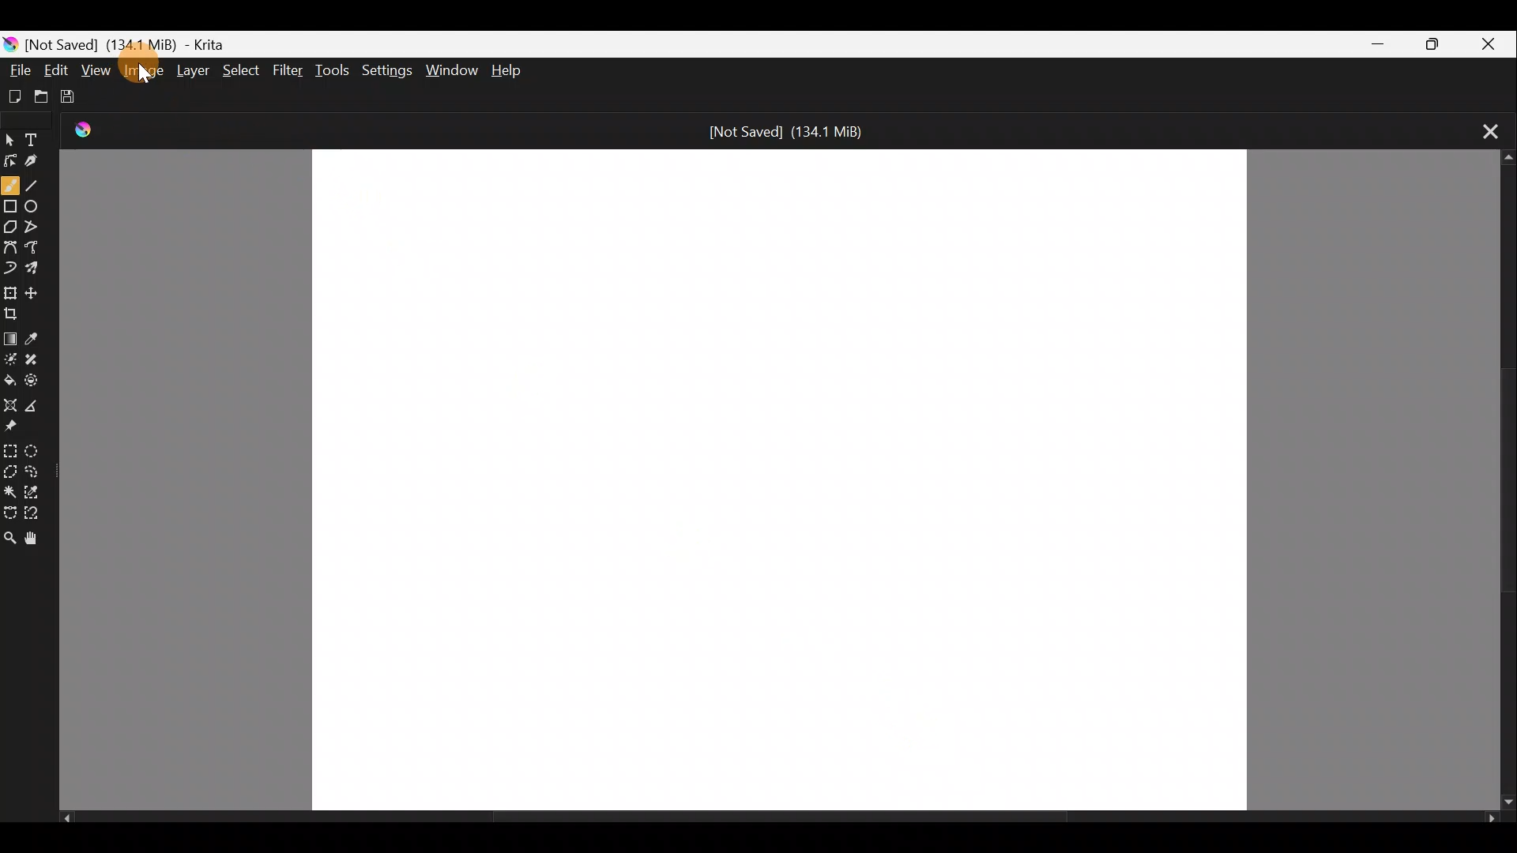 The width and height of the screenshot is (1517, 853). Describe the element at coordinates (779, 821) in the screenshot. I see `Scroll bar` at that location.